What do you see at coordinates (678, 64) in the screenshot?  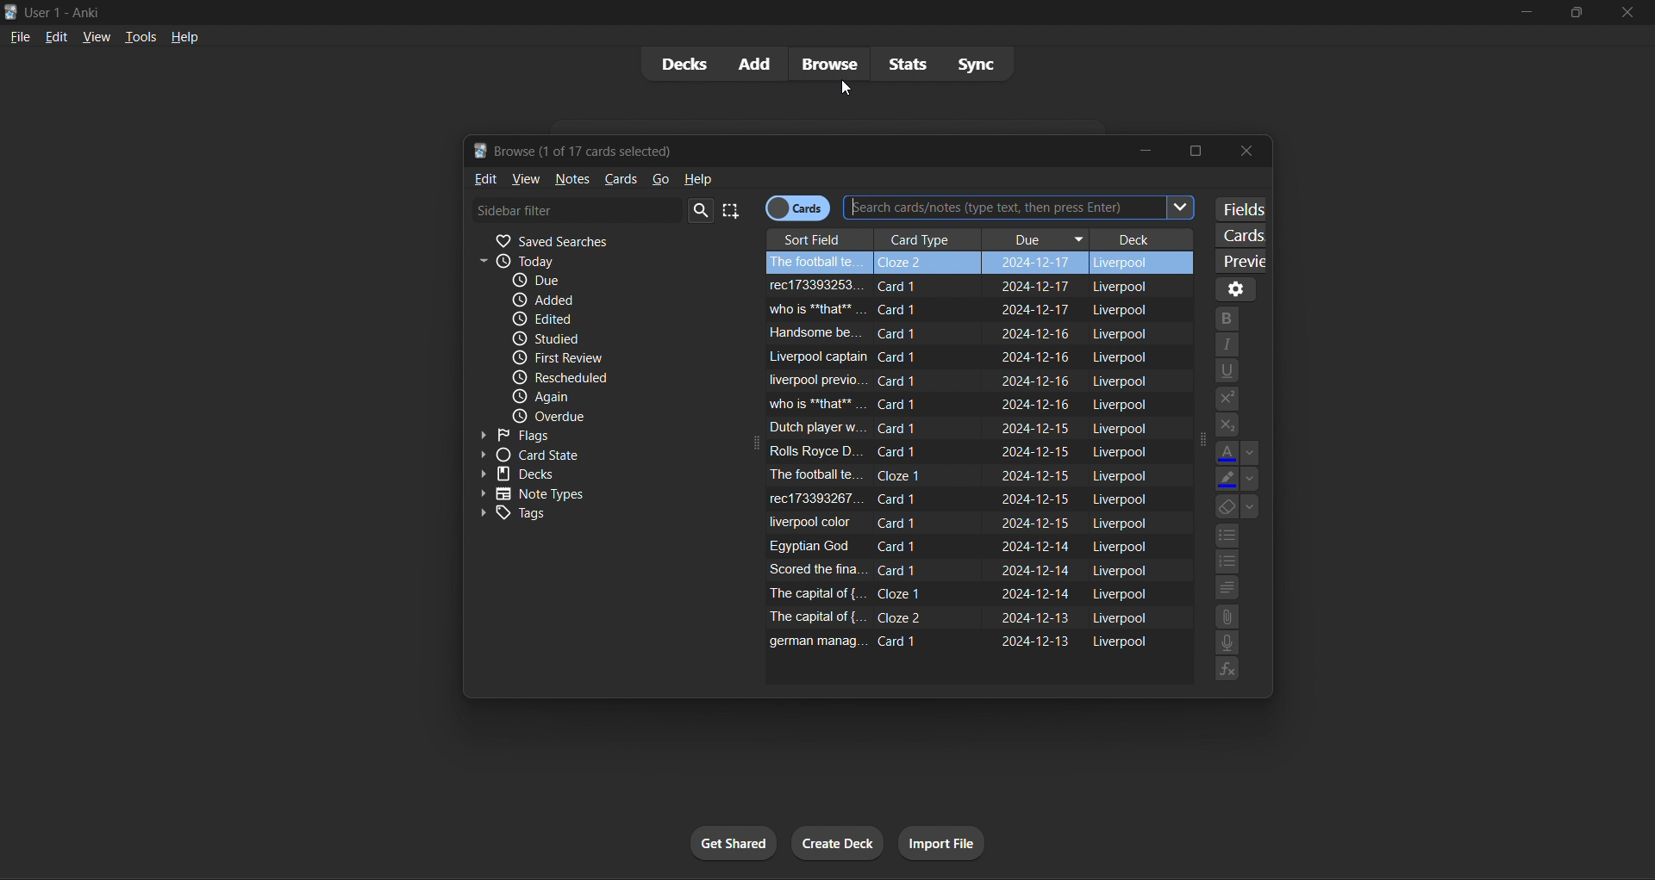 I see `decks` at bounding box center [678, 64].